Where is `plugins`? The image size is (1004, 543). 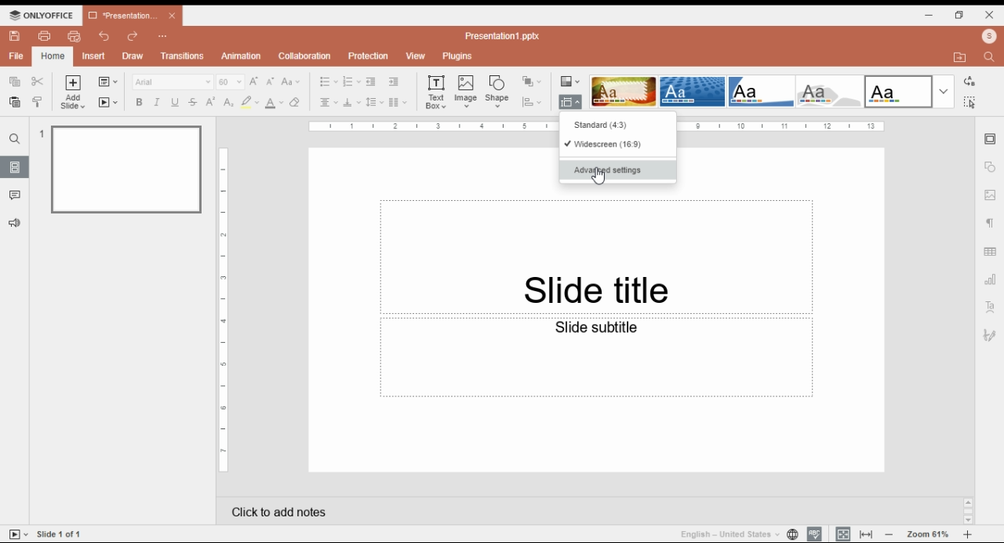
plugins is located at coordinates (458, 56).